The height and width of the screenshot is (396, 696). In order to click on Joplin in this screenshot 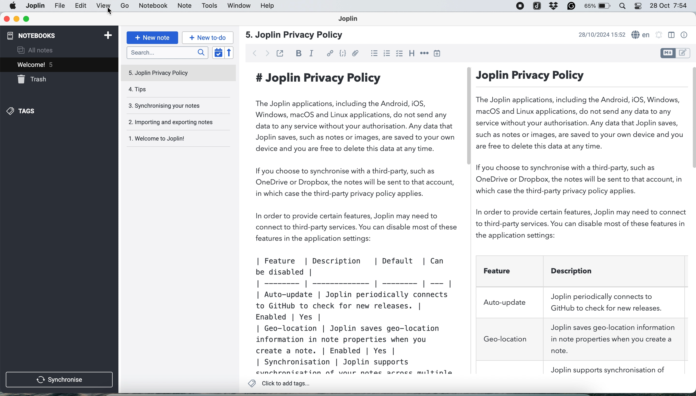, I will do `click(351, 20)`.